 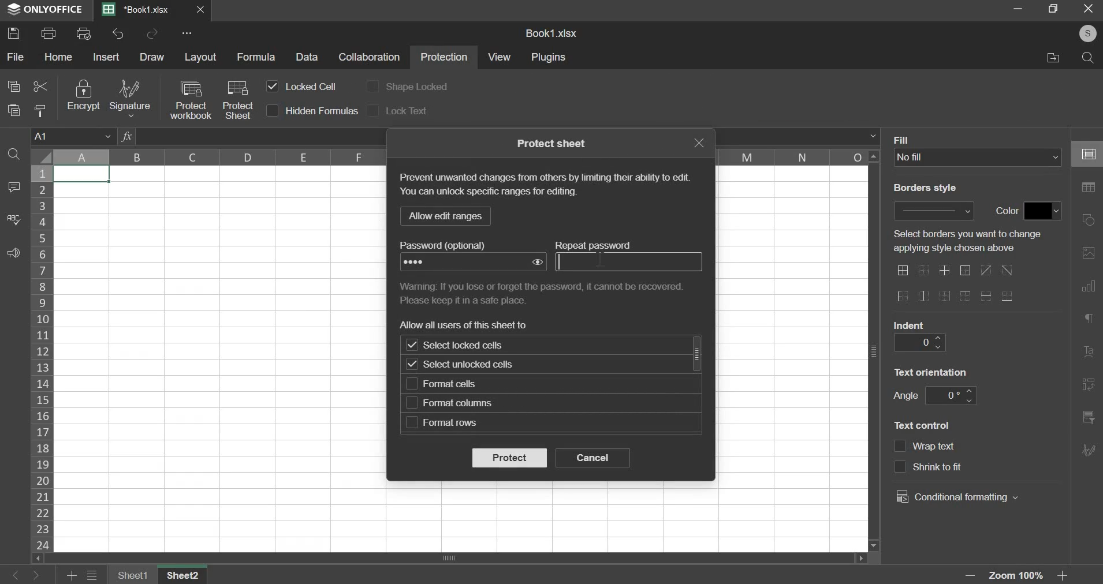 What do you see at coordinates (1089, 58) in the screenshot?
I see `Search` at bounding box center [1089, 58].